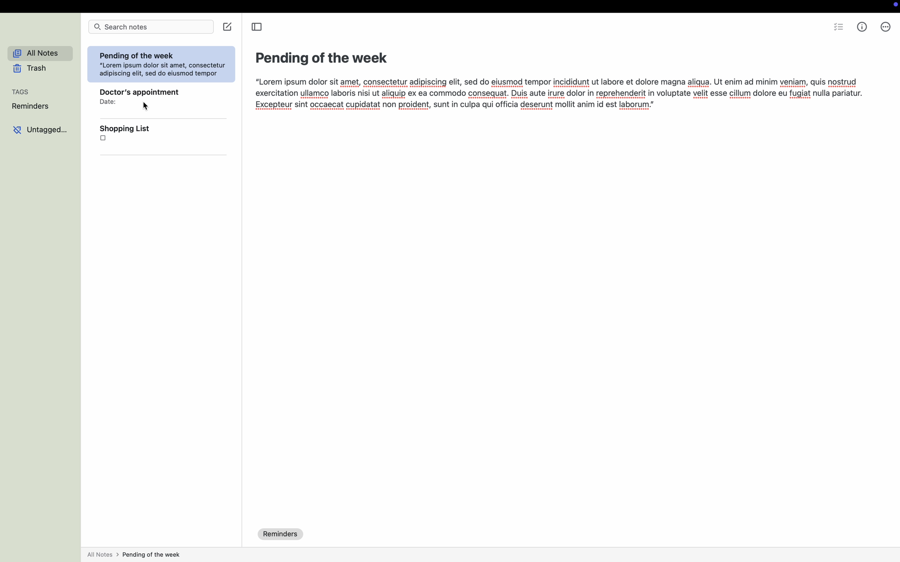 The height and width of the screenshot is (562, 900). Describe the element at coordinates (862, 27) in the screenshot. I see `metrics` at that location.